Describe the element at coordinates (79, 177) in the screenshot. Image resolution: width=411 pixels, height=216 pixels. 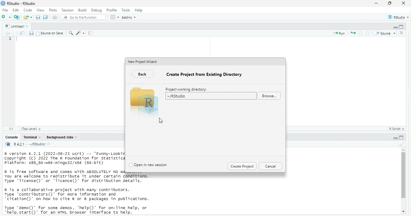
I see `information about R and it's license` at that location.